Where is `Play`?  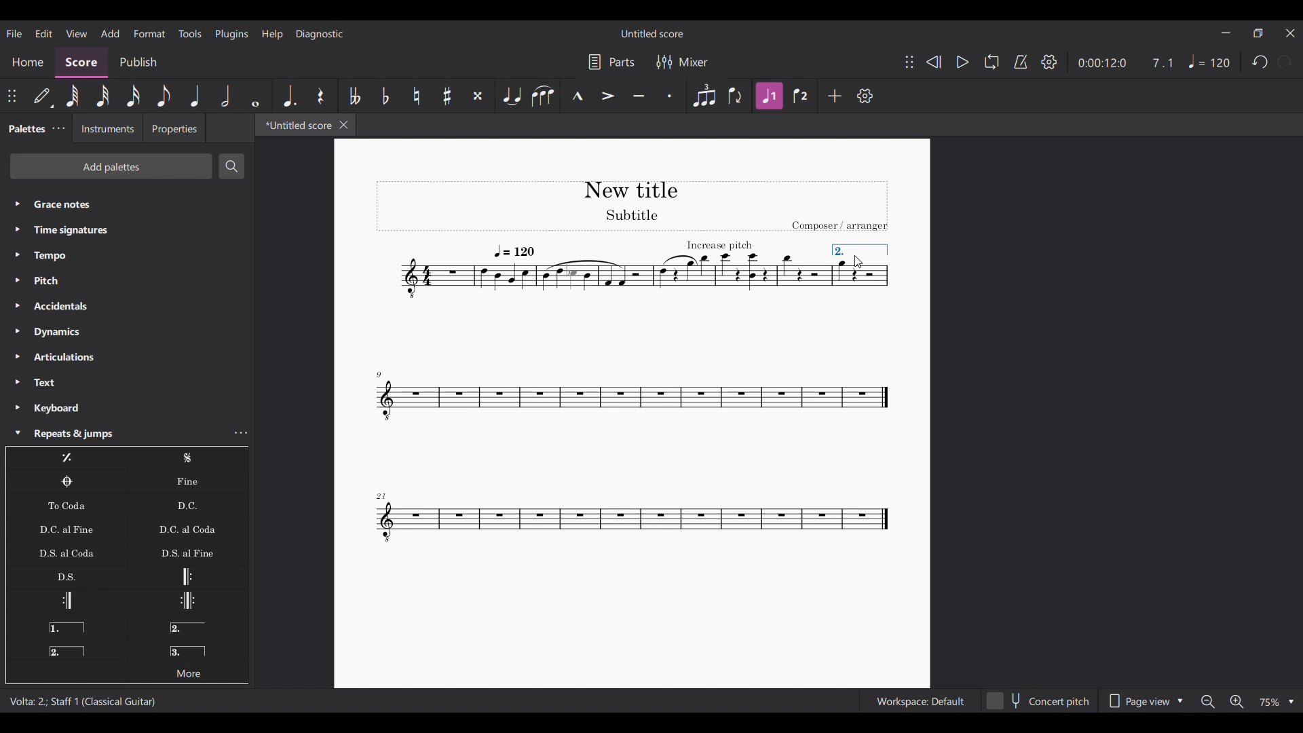 Play is located at coordinates (962, 62).